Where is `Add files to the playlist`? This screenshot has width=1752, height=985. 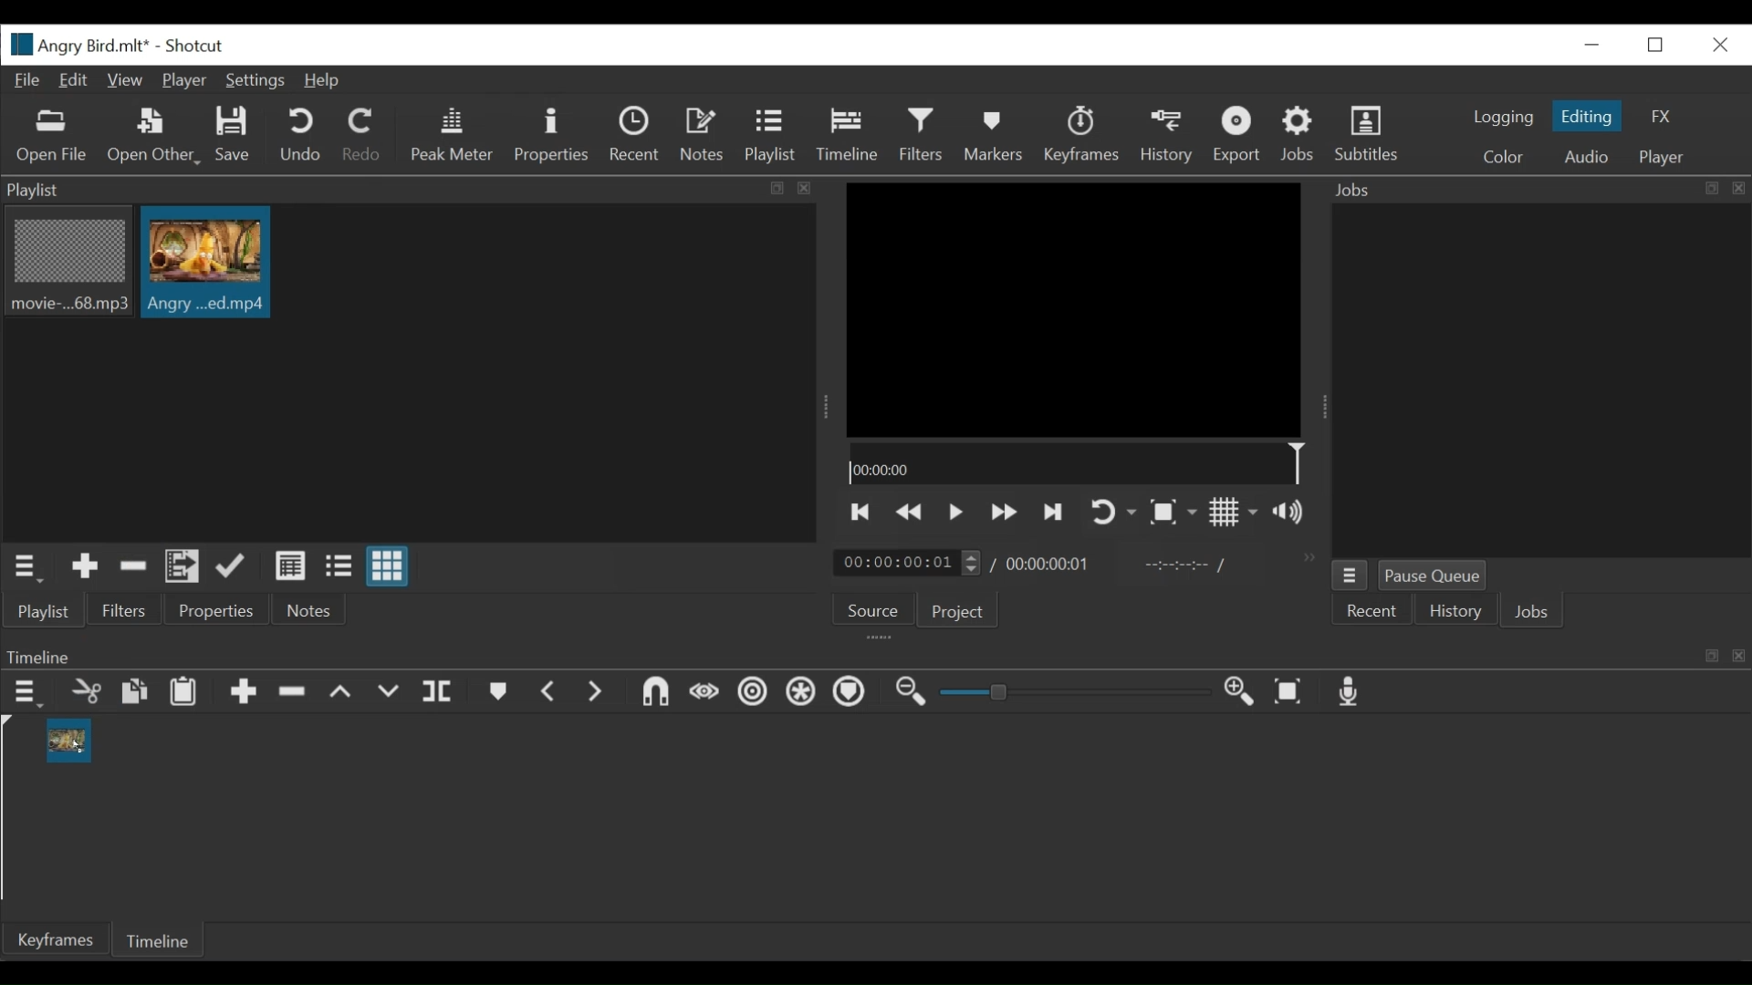 Add files to the playlist is located at coordinates (182, 568).